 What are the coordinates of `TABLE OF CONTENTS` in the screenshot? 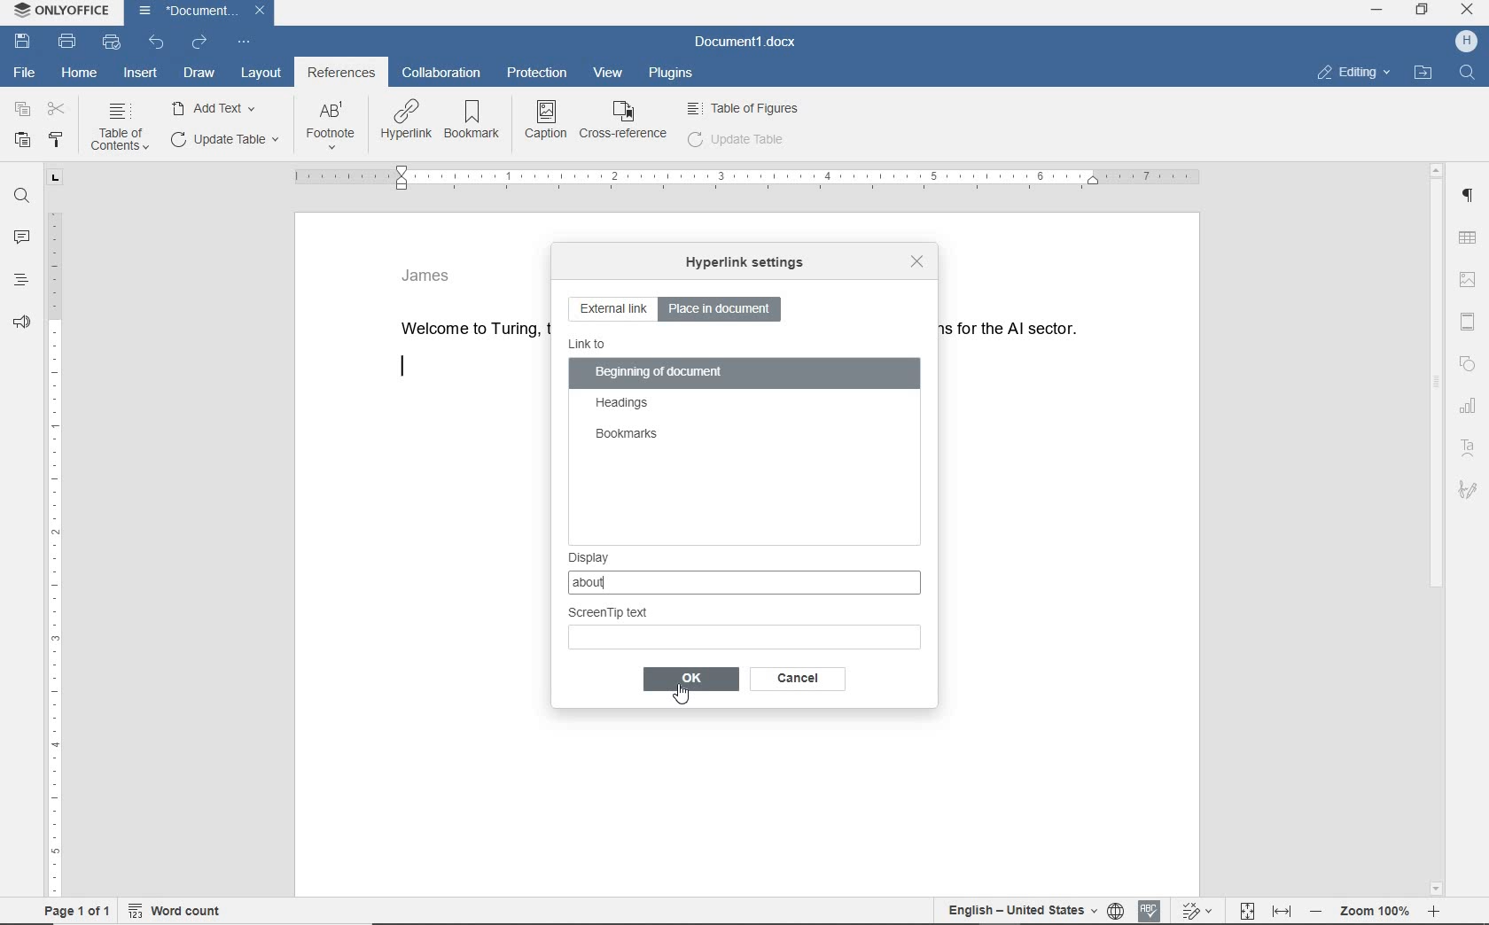 It's located at (124, 128).